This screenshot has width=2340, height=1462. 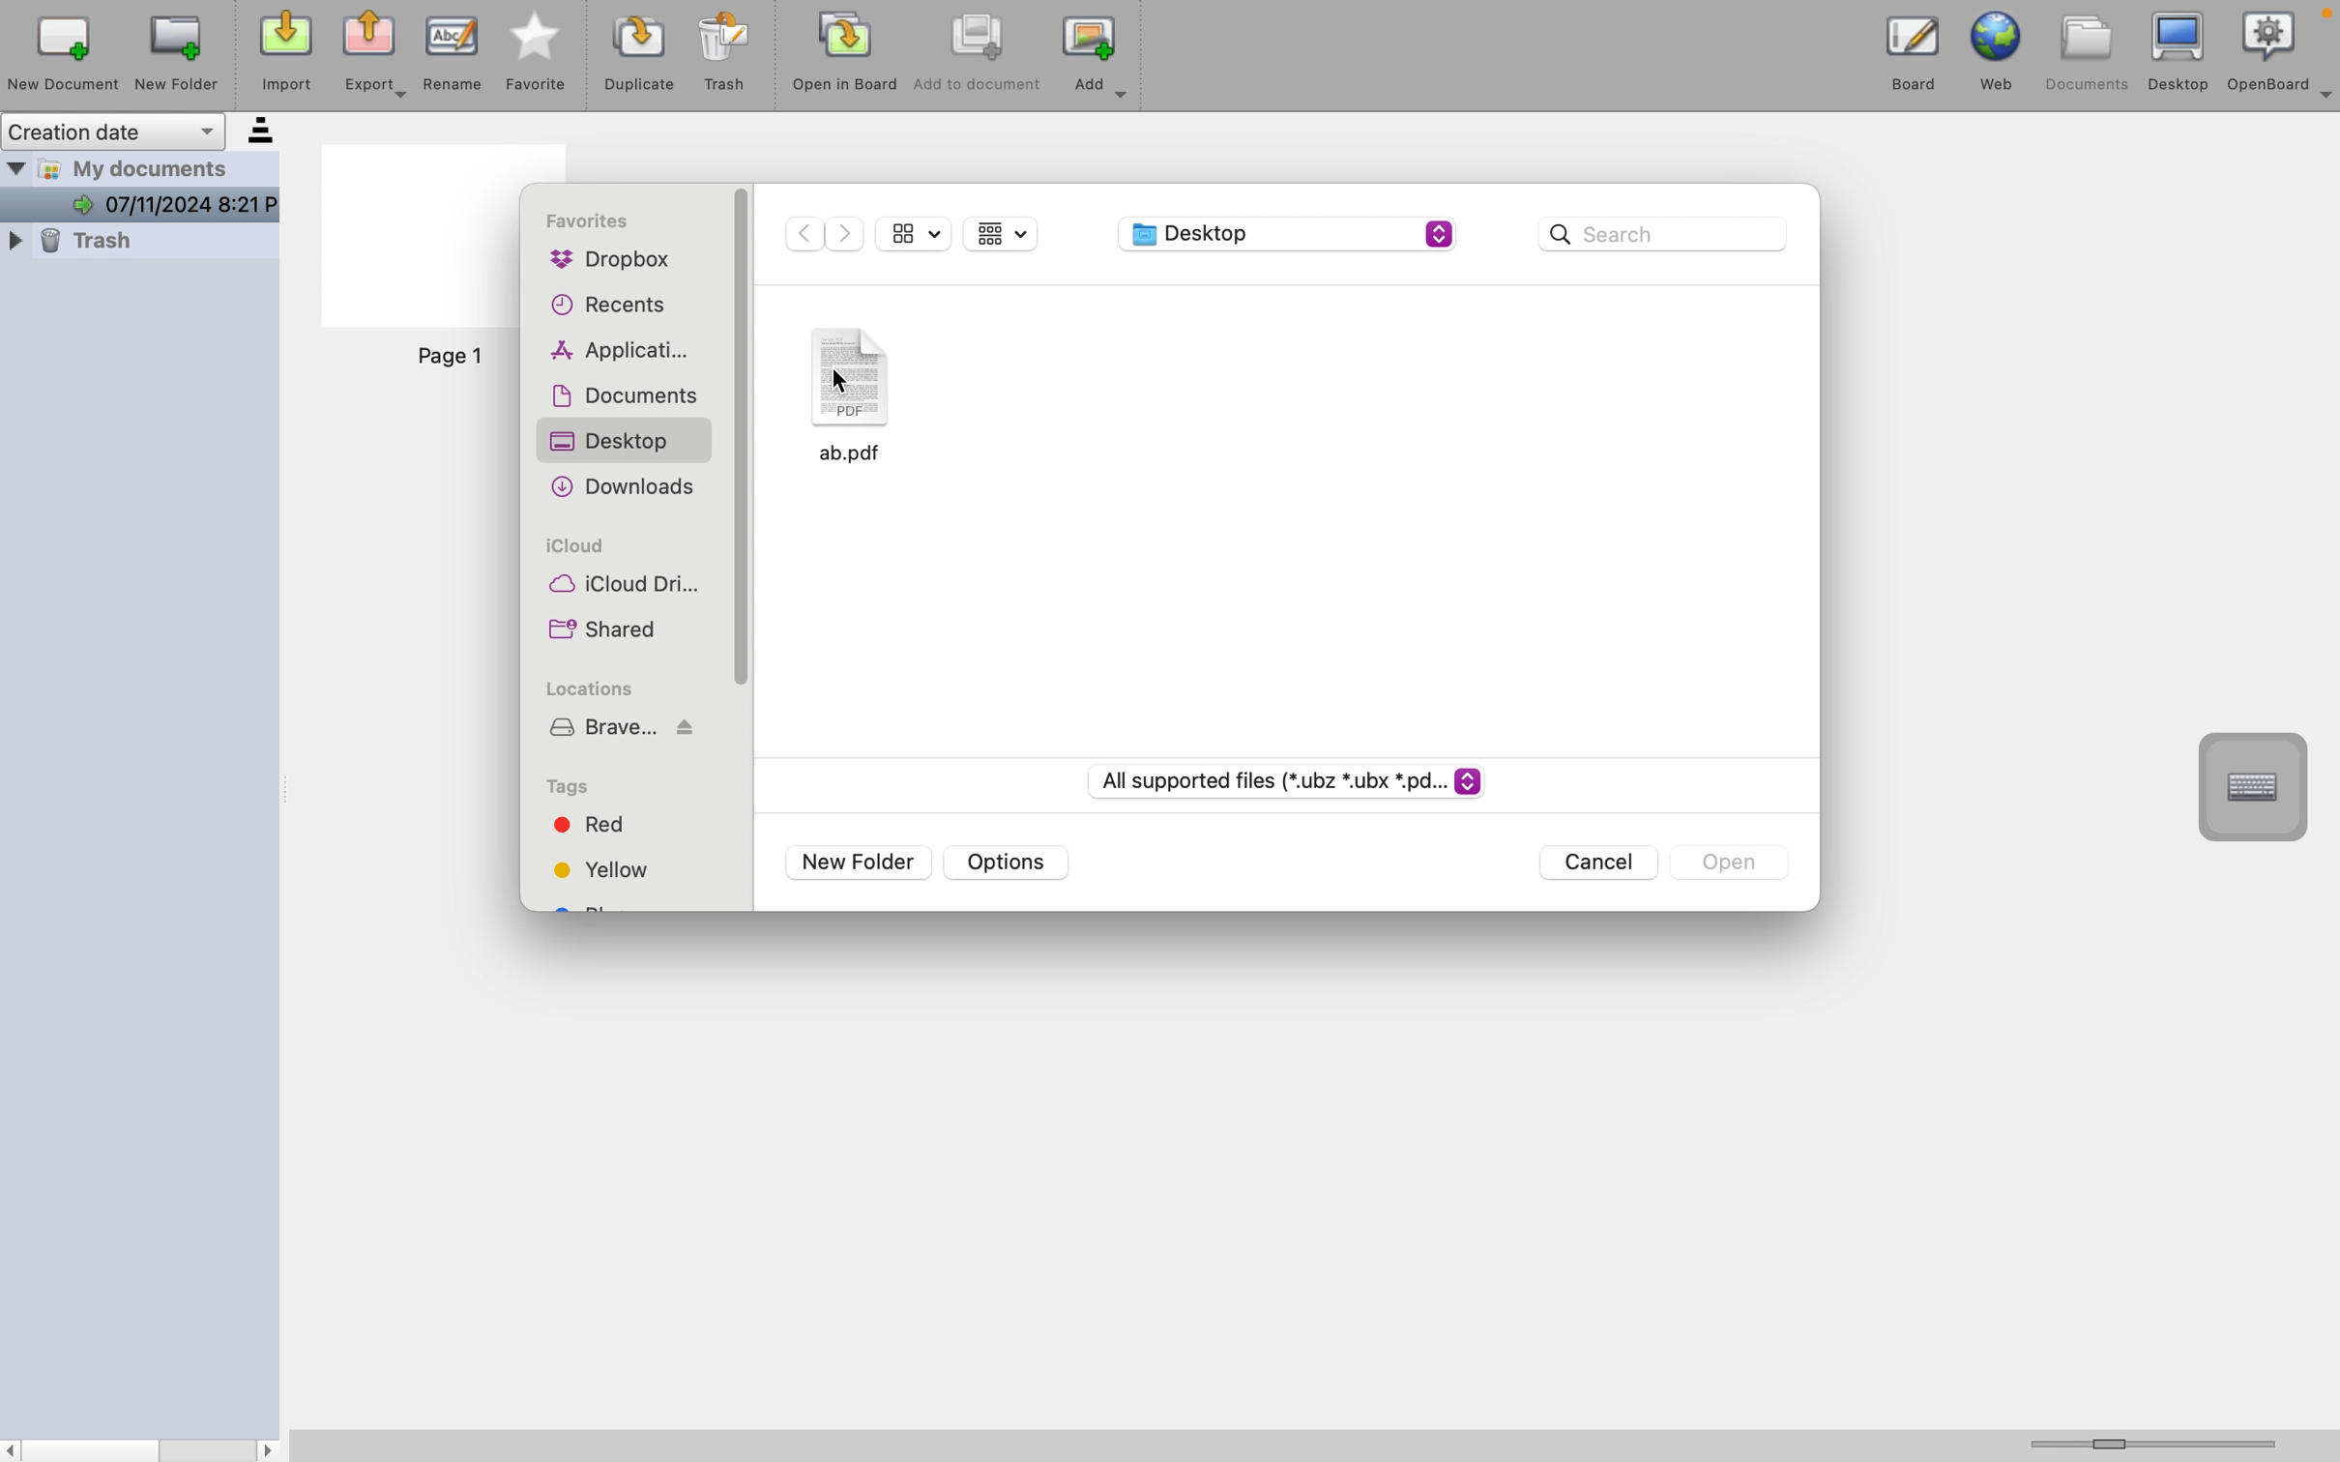 I want to click on file types, so click(x=1290, y=780).